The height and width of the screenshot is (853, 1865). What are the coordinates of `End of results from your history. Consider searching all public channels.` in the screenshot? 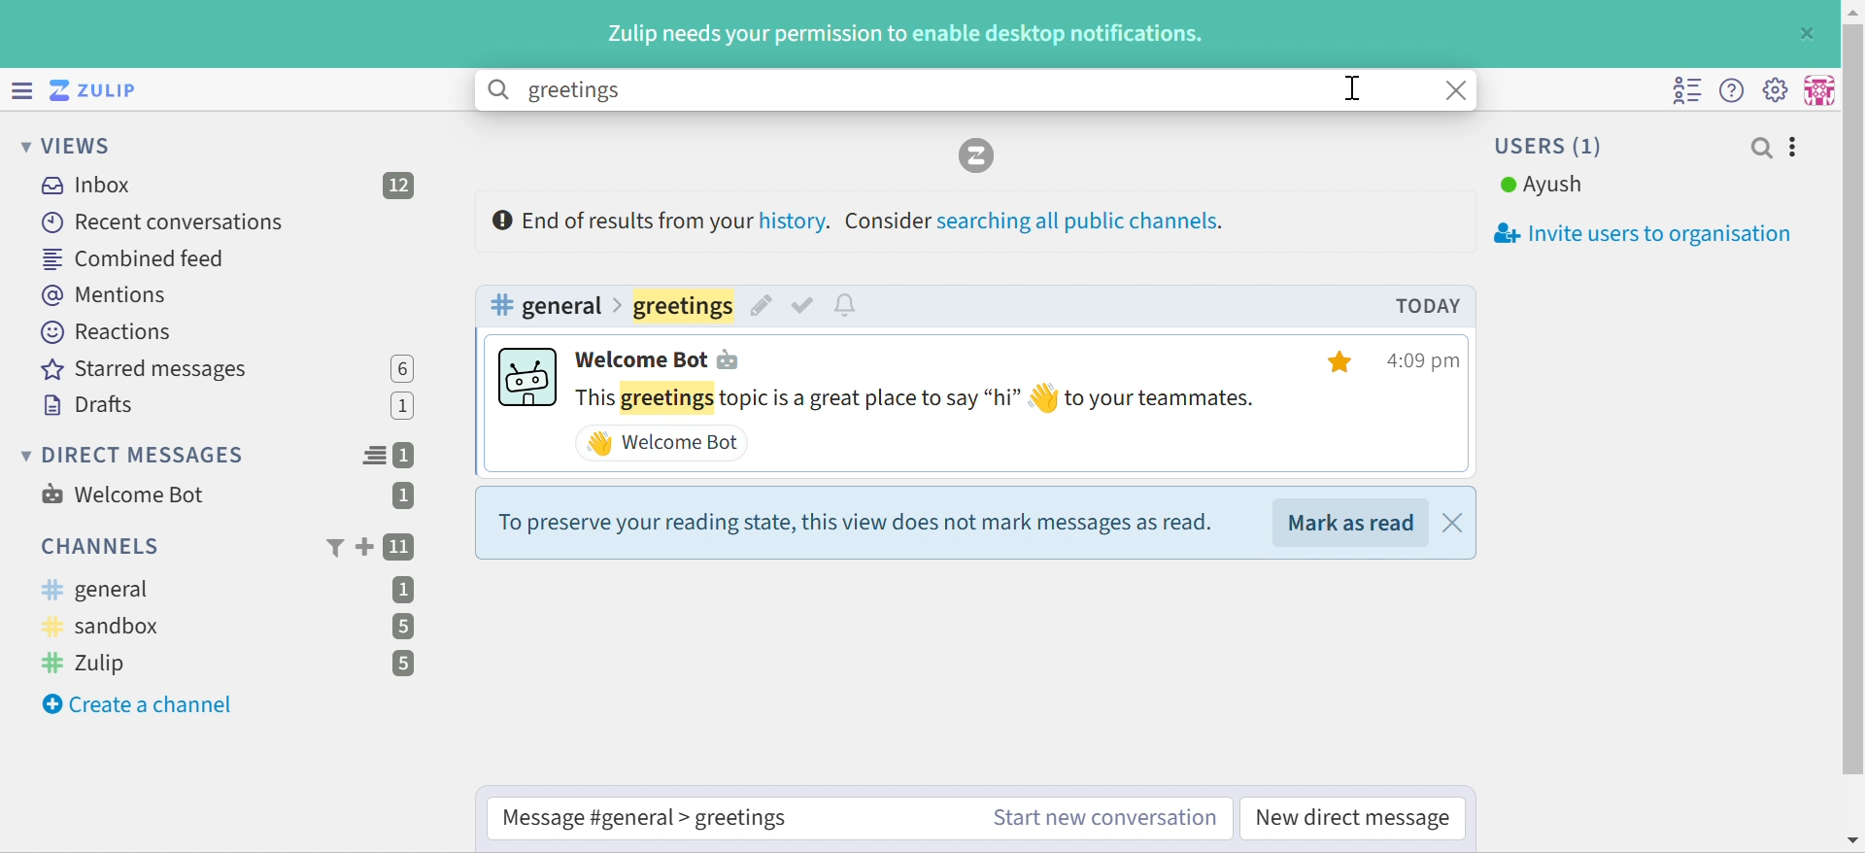 It's located at (860, 220).